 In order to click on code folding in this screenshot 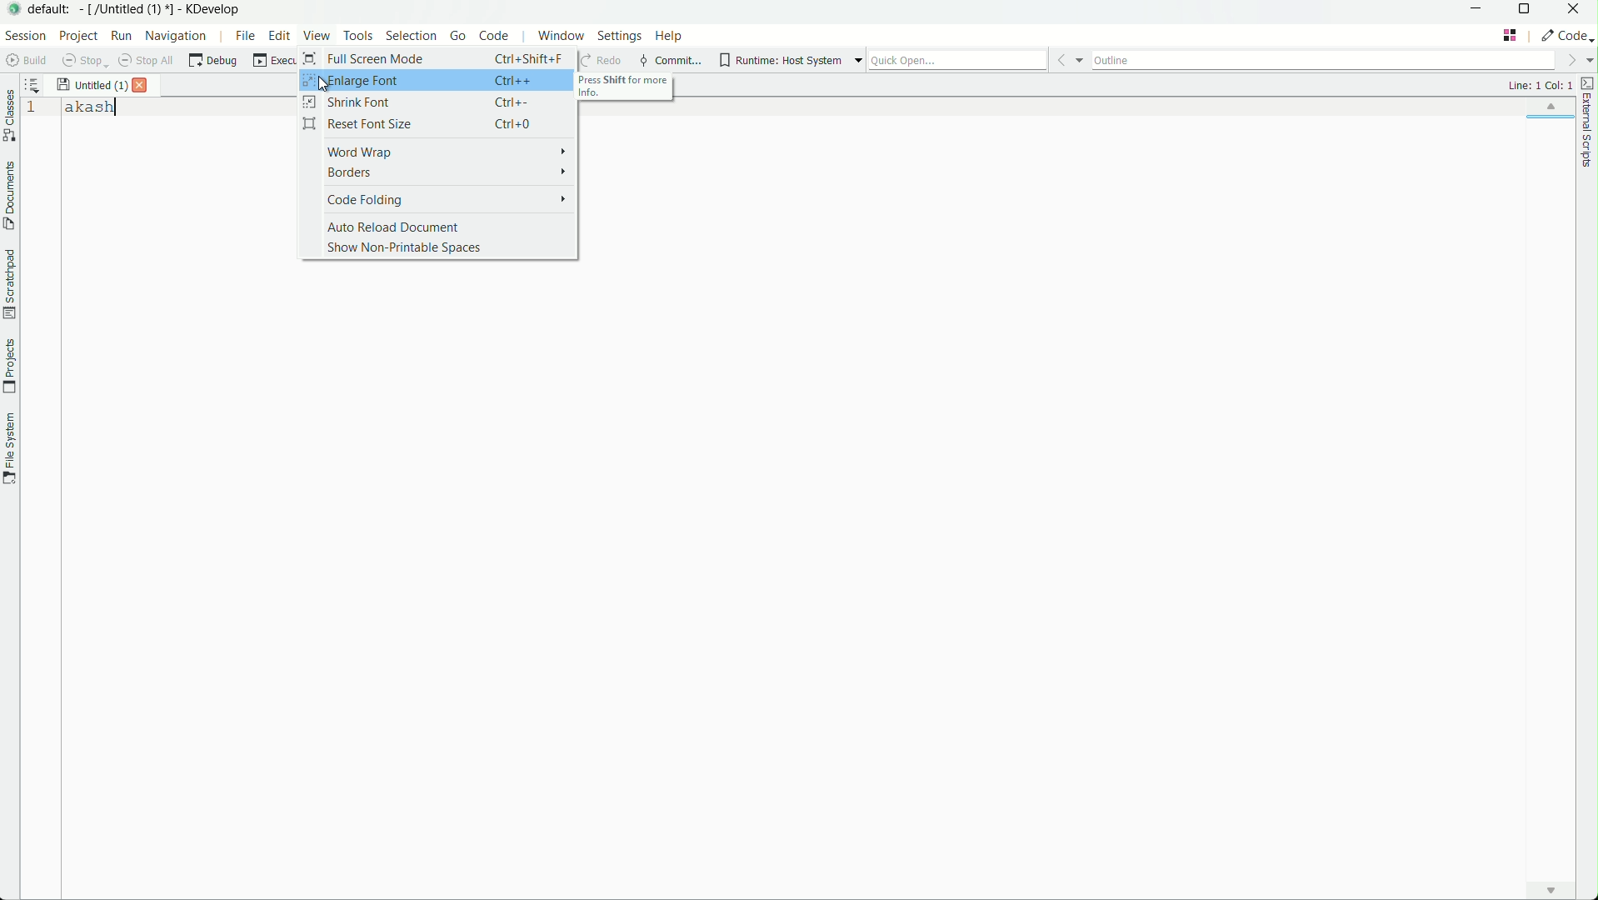, I will do `click(440, 199)`.